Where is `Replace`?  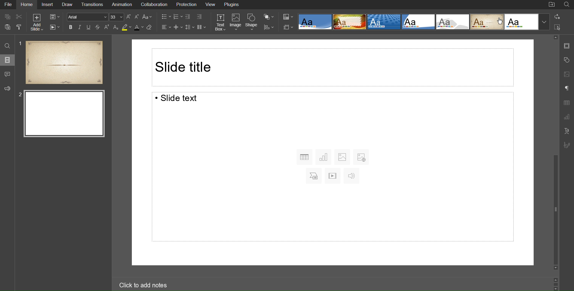
Replace is located at coordinates (557, 17).